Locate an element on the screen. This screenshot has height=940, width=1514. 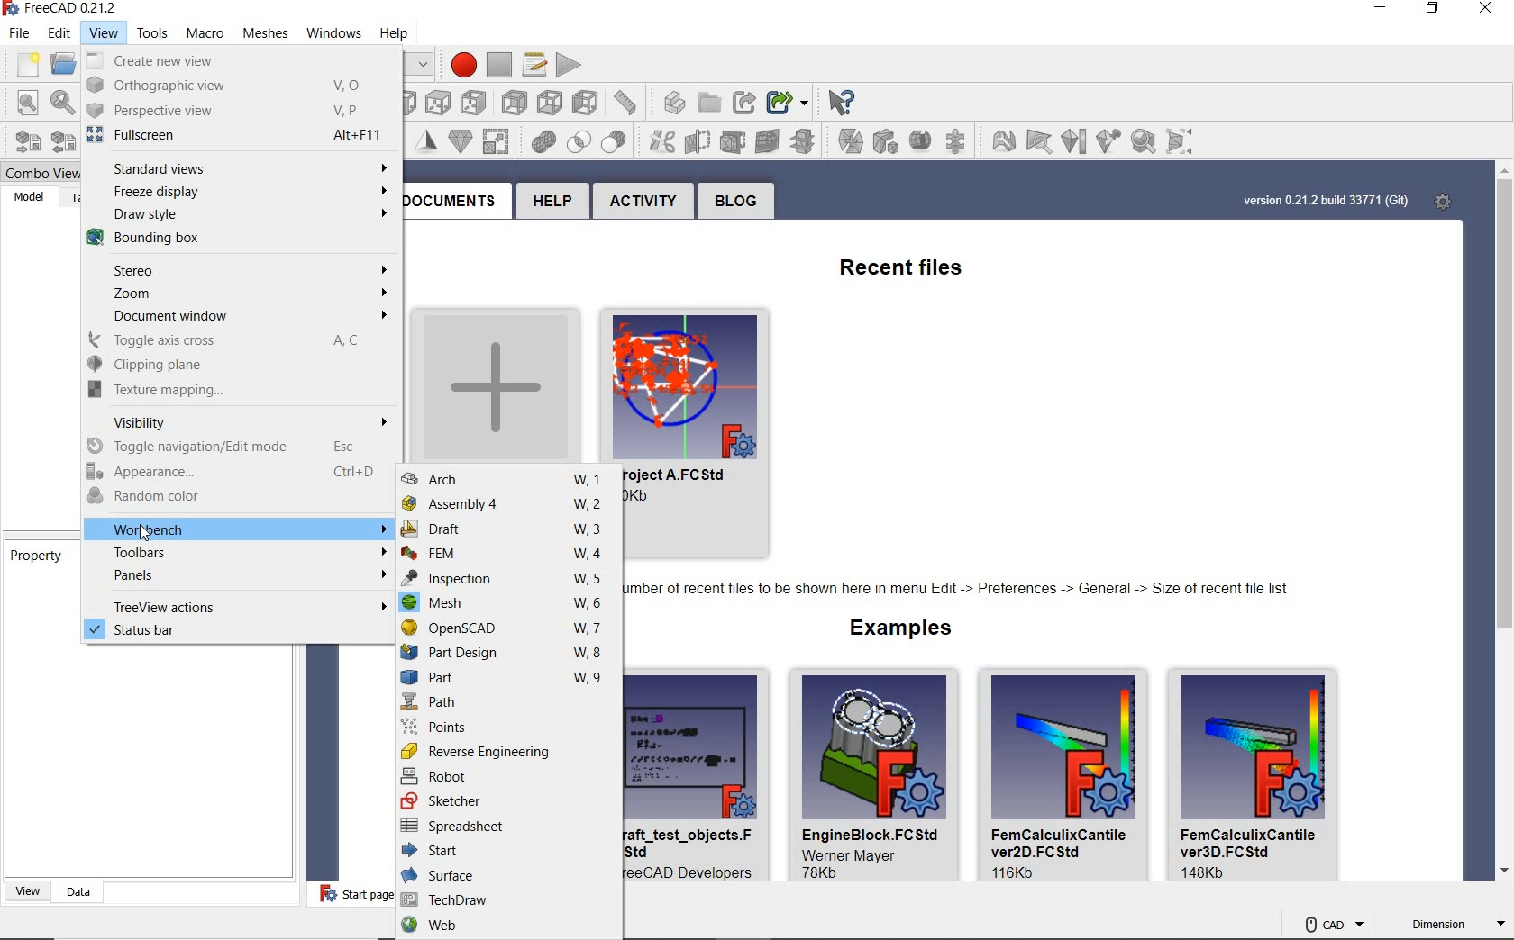
macro is located at coordinates (200, 33).